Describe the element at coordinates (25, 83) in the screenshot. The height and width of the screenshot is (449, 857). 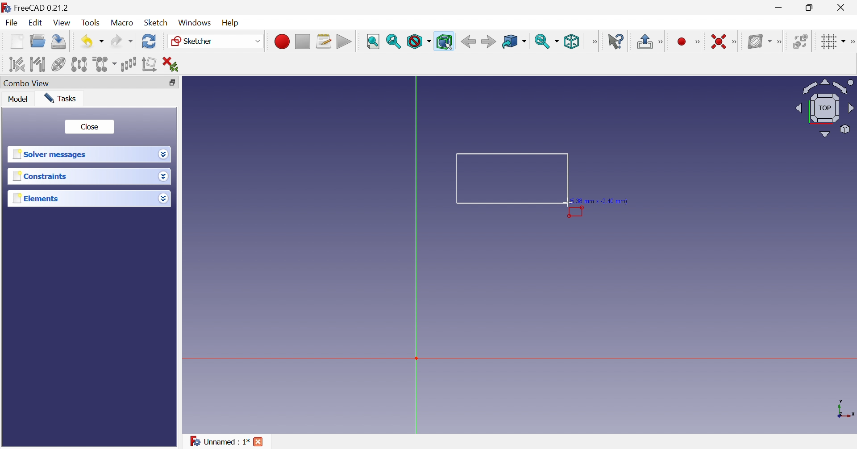
I see `Combo view` at that location.